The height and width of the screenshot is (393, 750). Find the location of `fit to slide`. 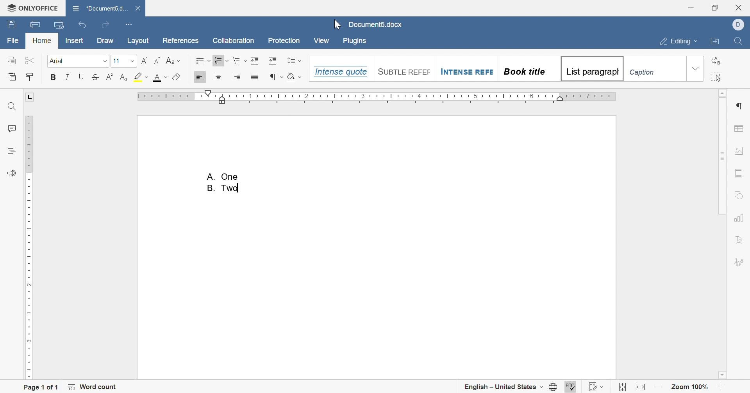

fit to slide is located at coordinates (622, 388).